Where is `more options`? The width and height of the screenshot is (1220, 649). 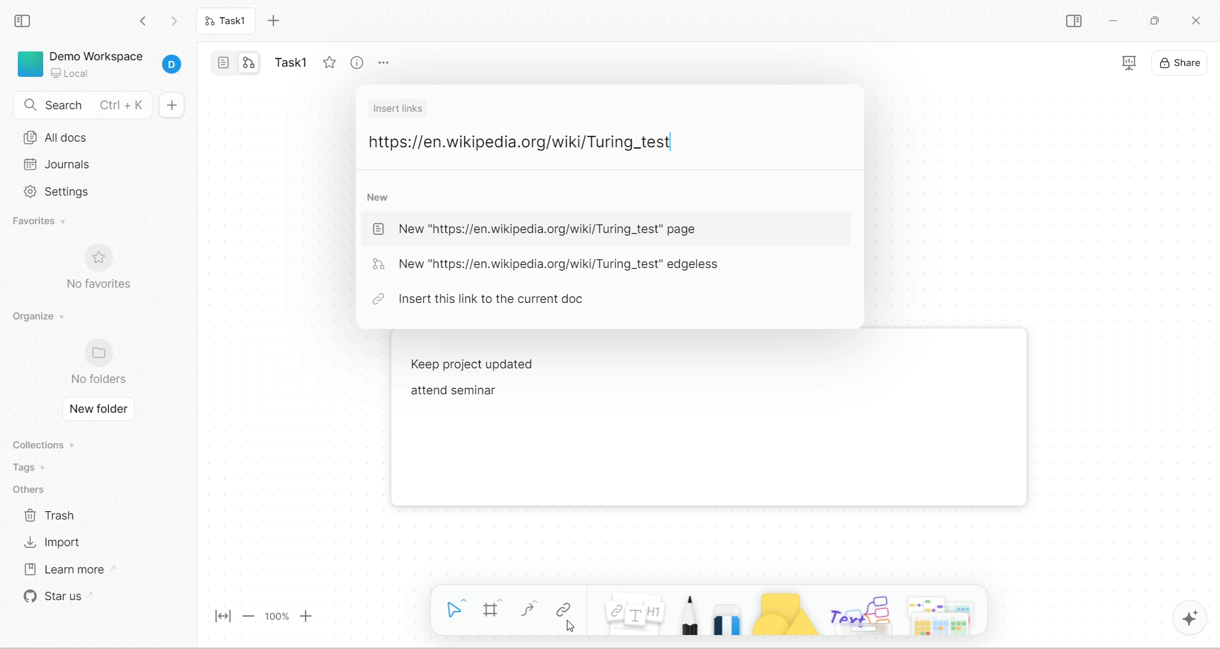
more options is located at coordinates (387, 65).